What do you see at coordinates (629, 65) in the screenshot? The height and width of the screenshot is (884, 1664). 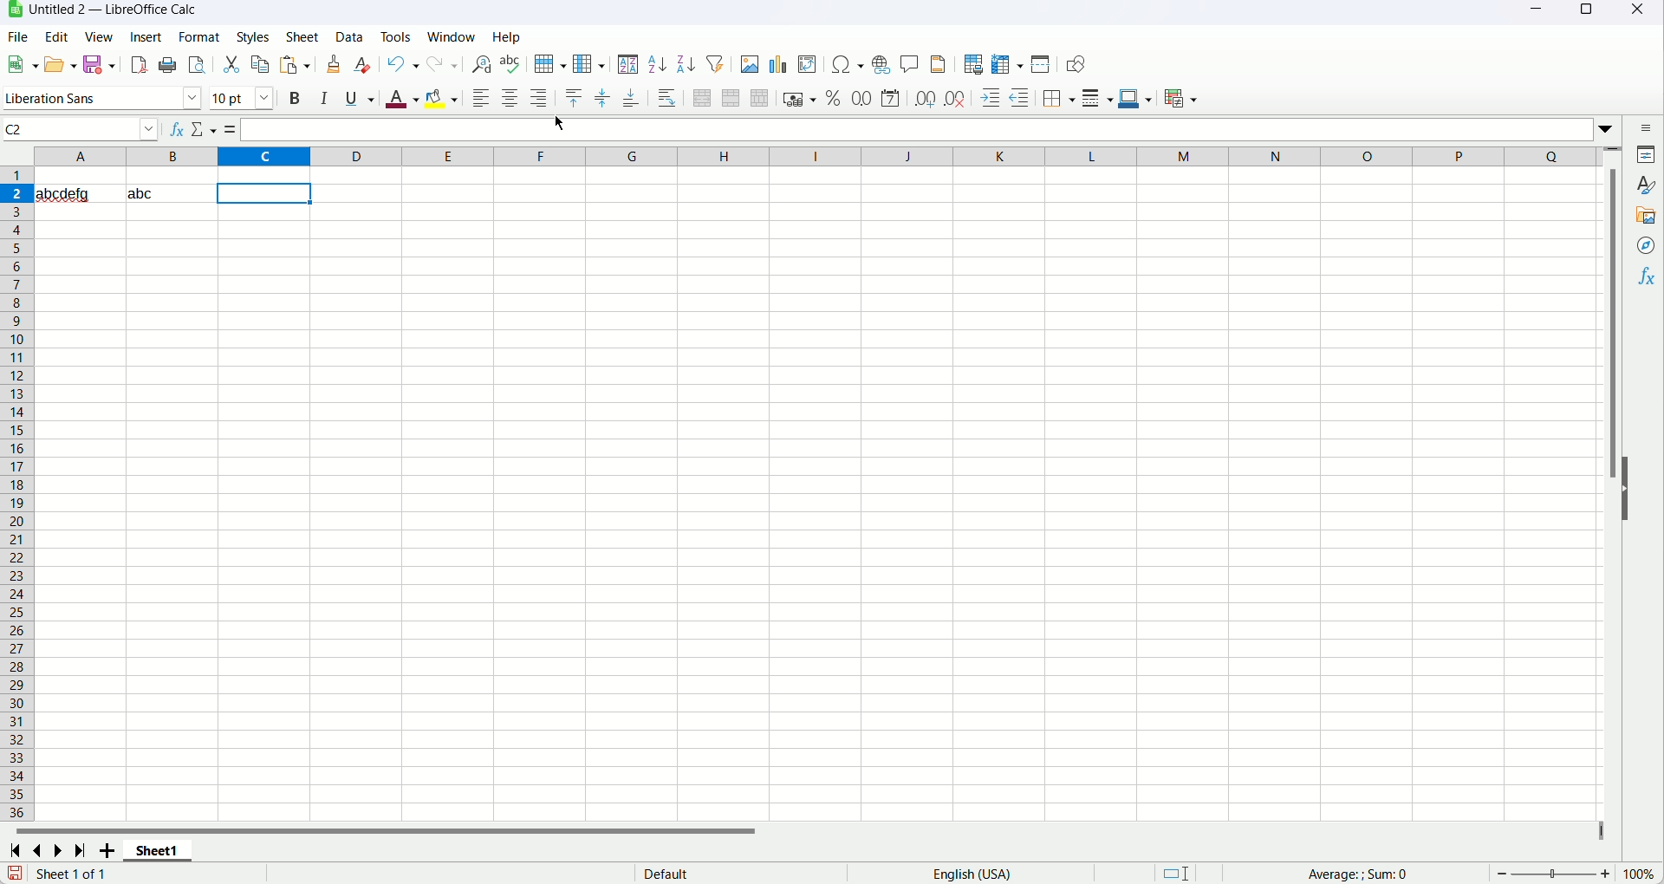 I see `sort` at bounding box center [629, 65].